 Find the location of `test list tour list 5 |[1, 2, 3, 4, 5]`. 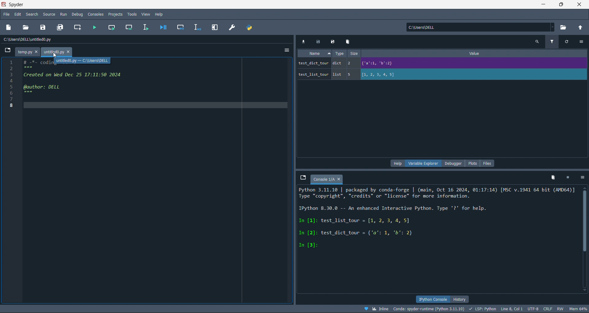

test list tour list 5 |[1, 2, 3, 4, 5] is located at coordinates (391, 76).